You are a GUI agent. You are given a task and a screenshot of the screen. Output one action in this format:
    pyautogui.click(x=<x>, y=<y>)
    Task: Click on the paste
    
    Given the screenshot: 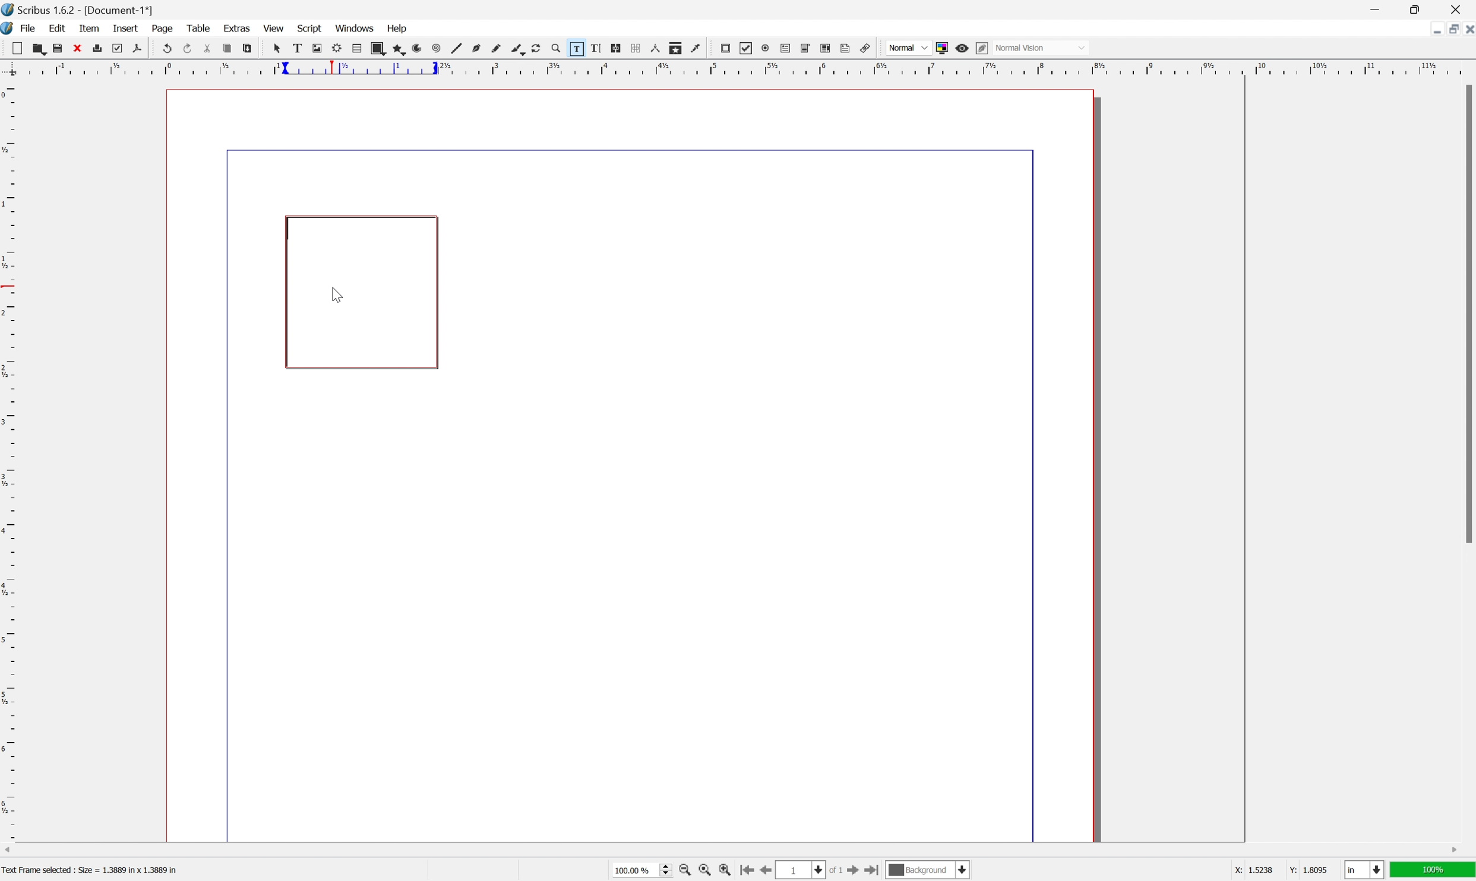 What is the action you would take?
    pyautogui.click(x=248, y=49)
    